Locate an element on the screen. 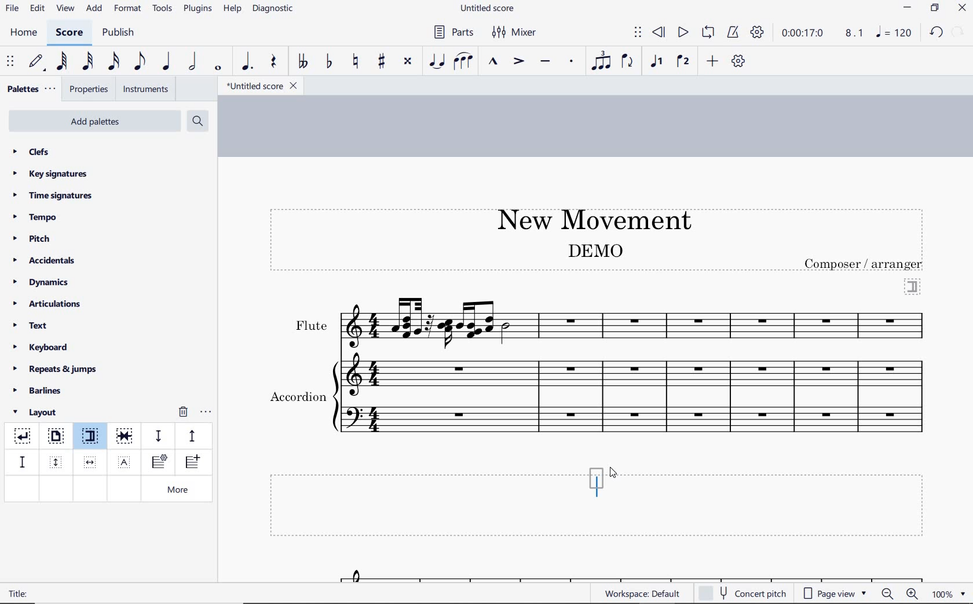 The image size is (973, 604). Mixer is located at coordinates (515, 32).